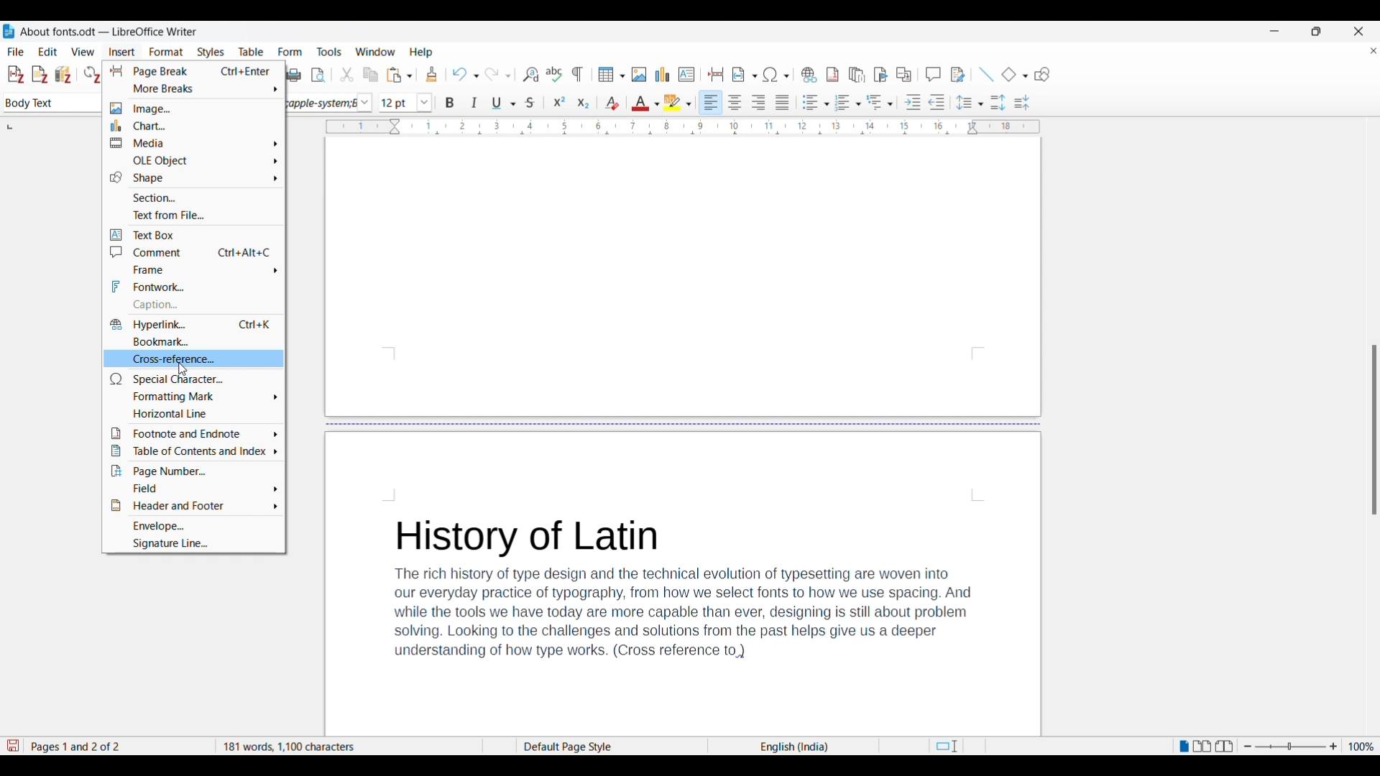 Image resolution: width=1380 pixels, height=776 pixels. Describe the element at coordinates (1182, 747) in the screenshot. I see `Single page view` at that location.